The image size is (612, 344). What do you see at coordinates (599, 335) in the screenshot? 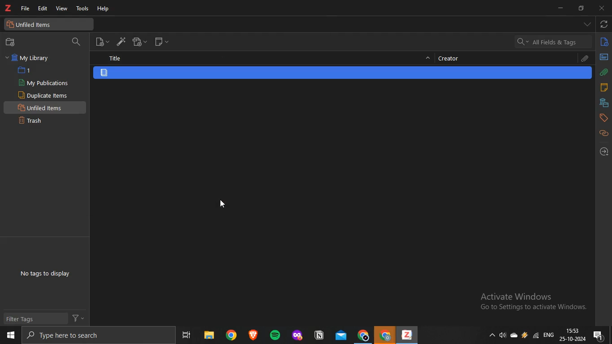
I see `notification` at bounding box center [599, 335].